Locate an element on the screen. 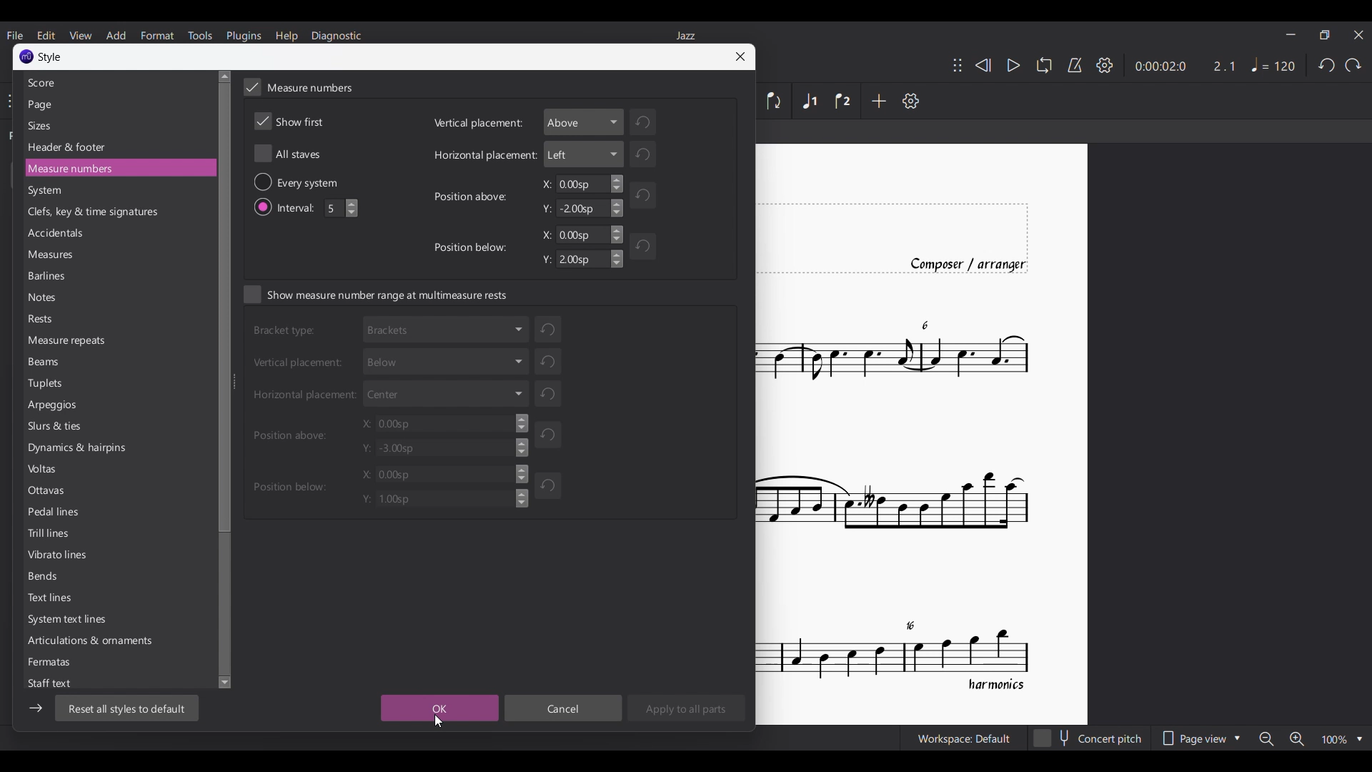  Toggle show first is located at coordinates (289, 122).